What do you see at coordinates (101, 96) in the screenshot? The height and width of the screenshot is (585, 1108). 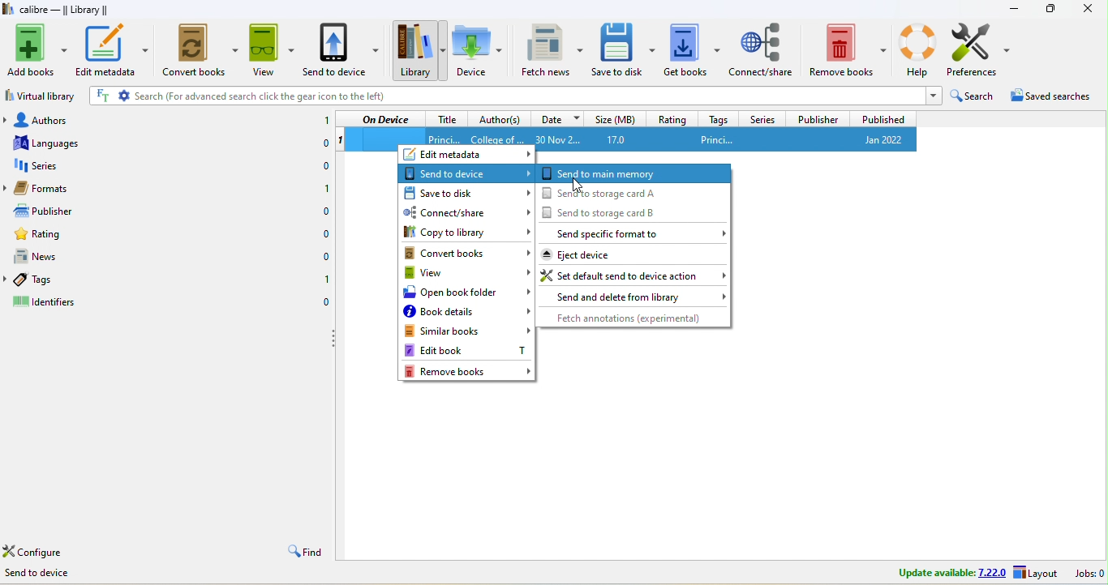 I see `FT` at bounding box center [101, 96].